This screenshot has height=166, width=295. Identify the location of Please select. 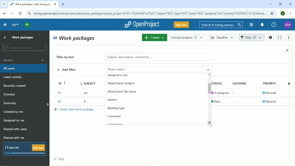
(151, 69).